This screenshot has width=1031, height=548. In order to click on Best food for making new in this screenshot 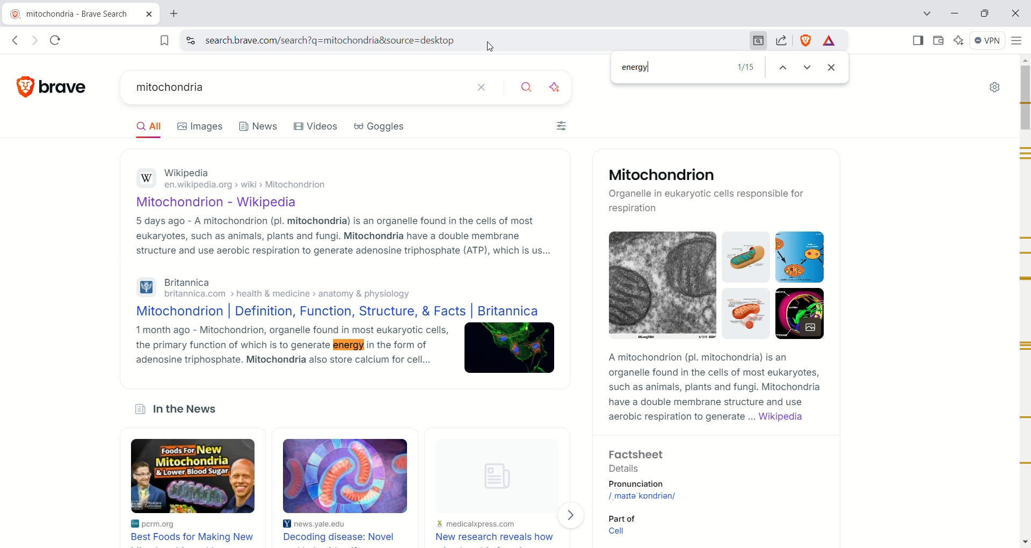, I will do `click(197, 538)`.